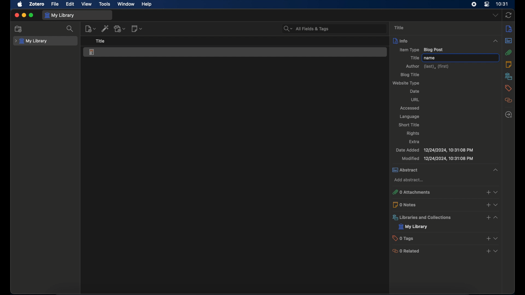 The image size is (525, 295). Describe the element at coordinates (446, 251) in the screenshot. I see `0 related` at that location.